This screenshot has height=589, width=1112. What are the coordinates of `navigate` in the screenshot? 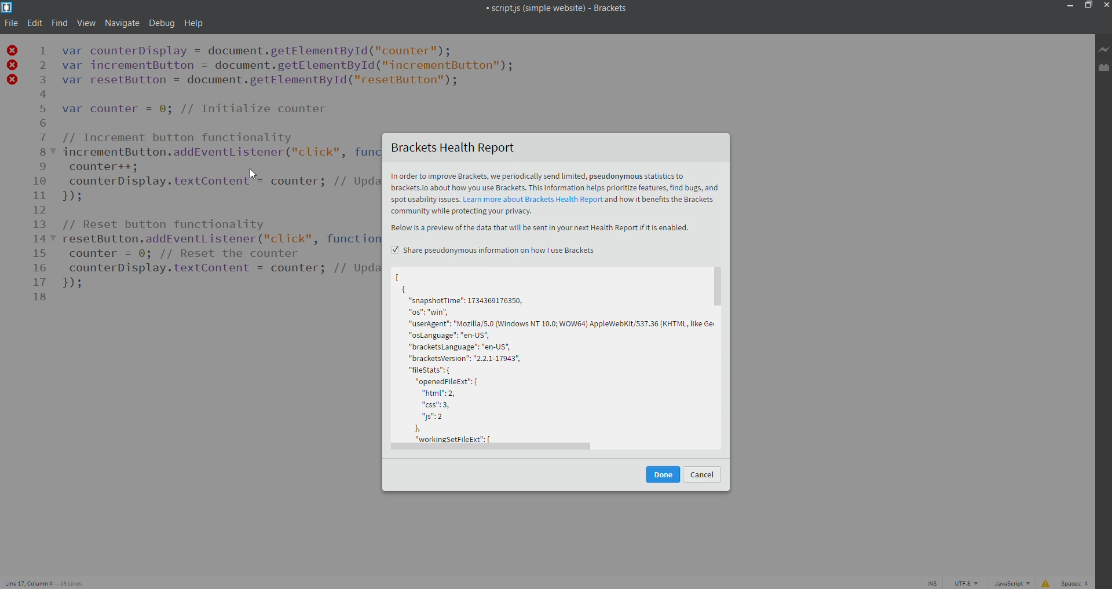 It's located at (121, 23).